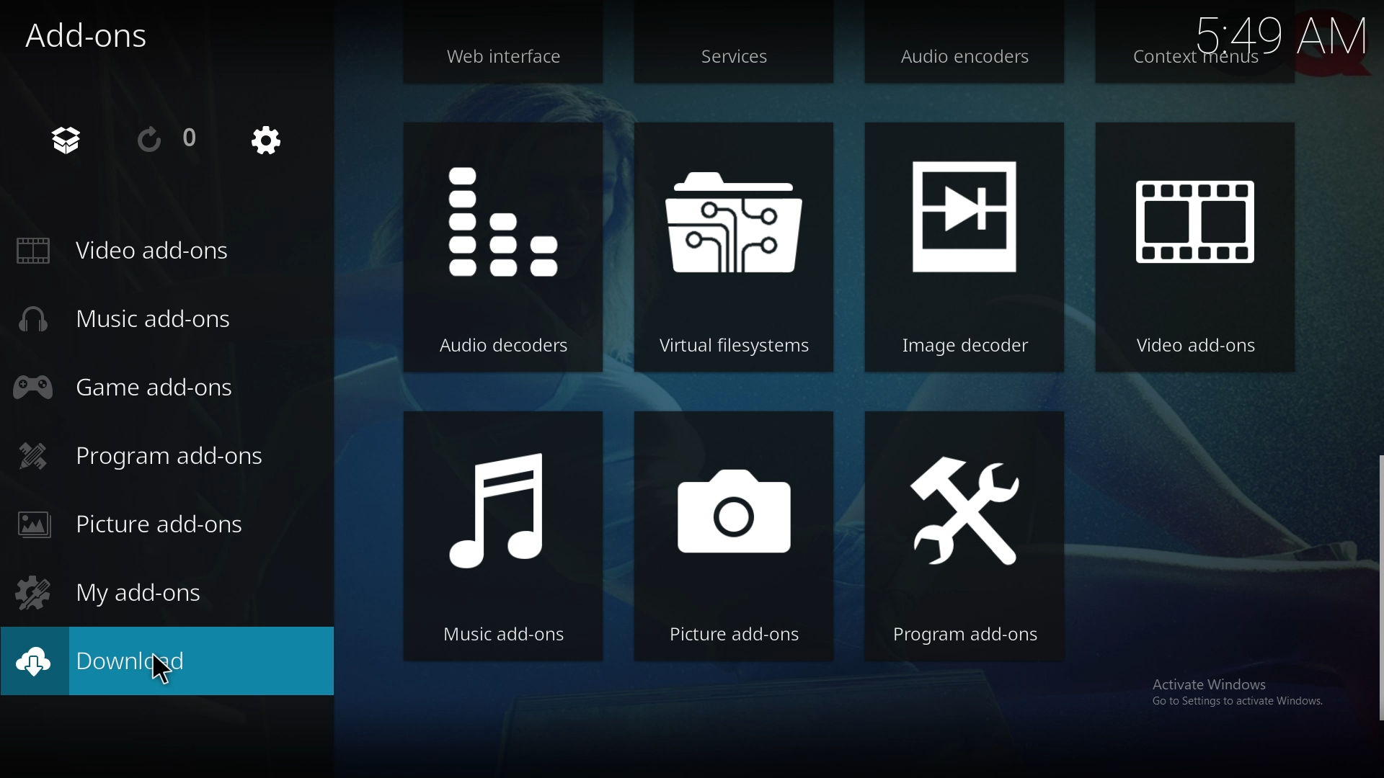 This screenshot has height=778, width=1384. Describe the element at coordinates (963, 43) in the screenshot. I see `audio encoders` at that location.